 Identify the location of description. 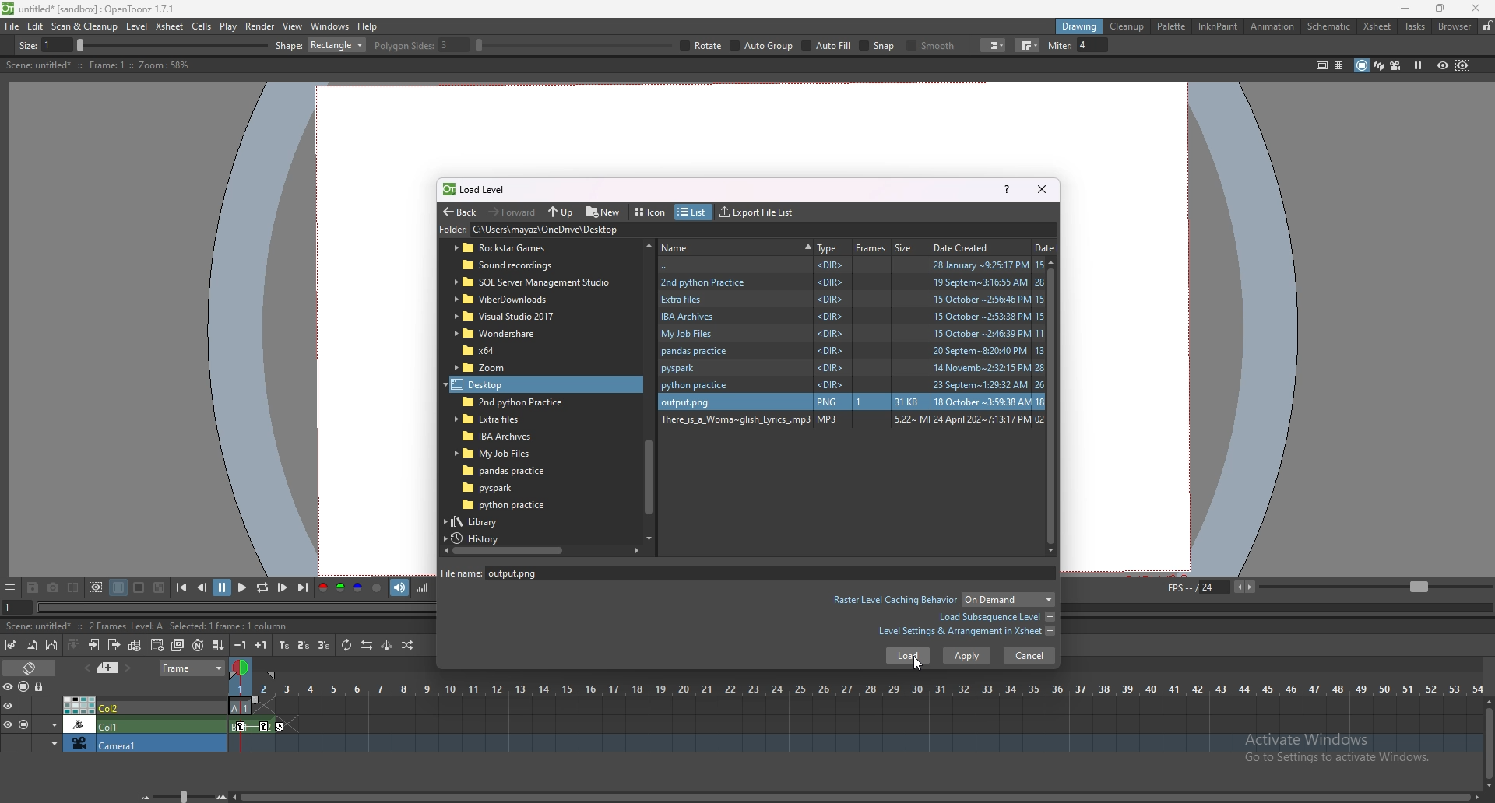
(128, 625).